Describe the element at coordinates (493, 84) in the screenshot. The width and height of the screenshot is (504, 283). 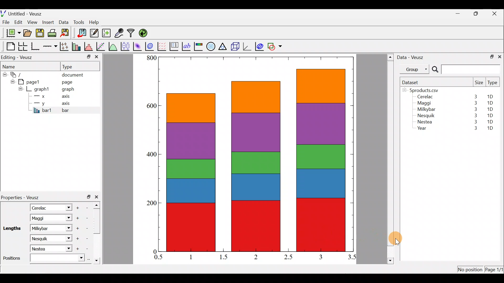
I see `Type` at that location.